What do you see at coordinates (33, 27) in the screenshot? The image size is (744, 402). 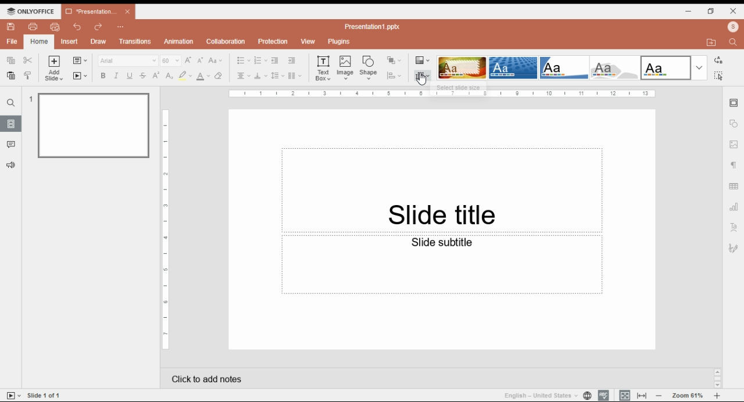 I see `print file` at bounding box center [33, 27].